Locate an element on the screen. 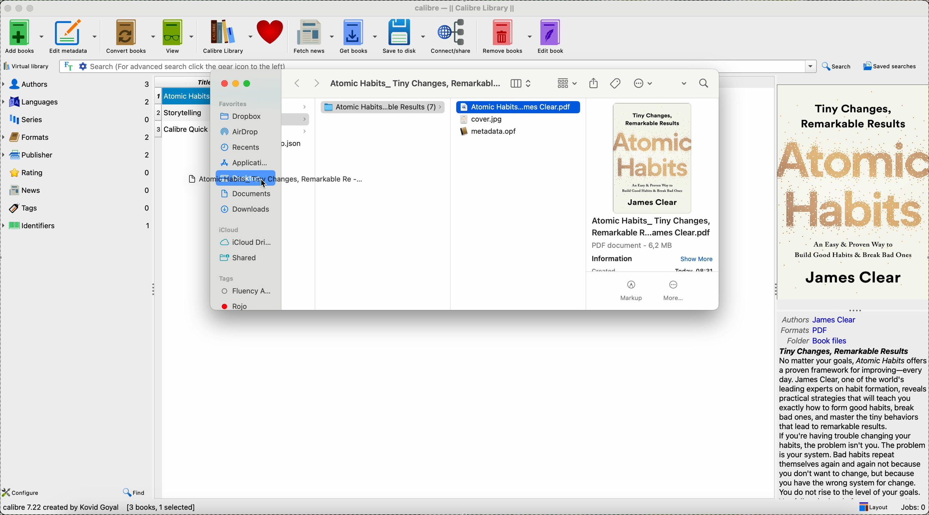  get books is located at coordinates (358, 37).